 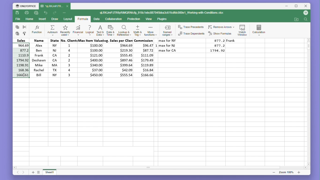 I want to click on Remove arrows, so click(x=221, y=27).